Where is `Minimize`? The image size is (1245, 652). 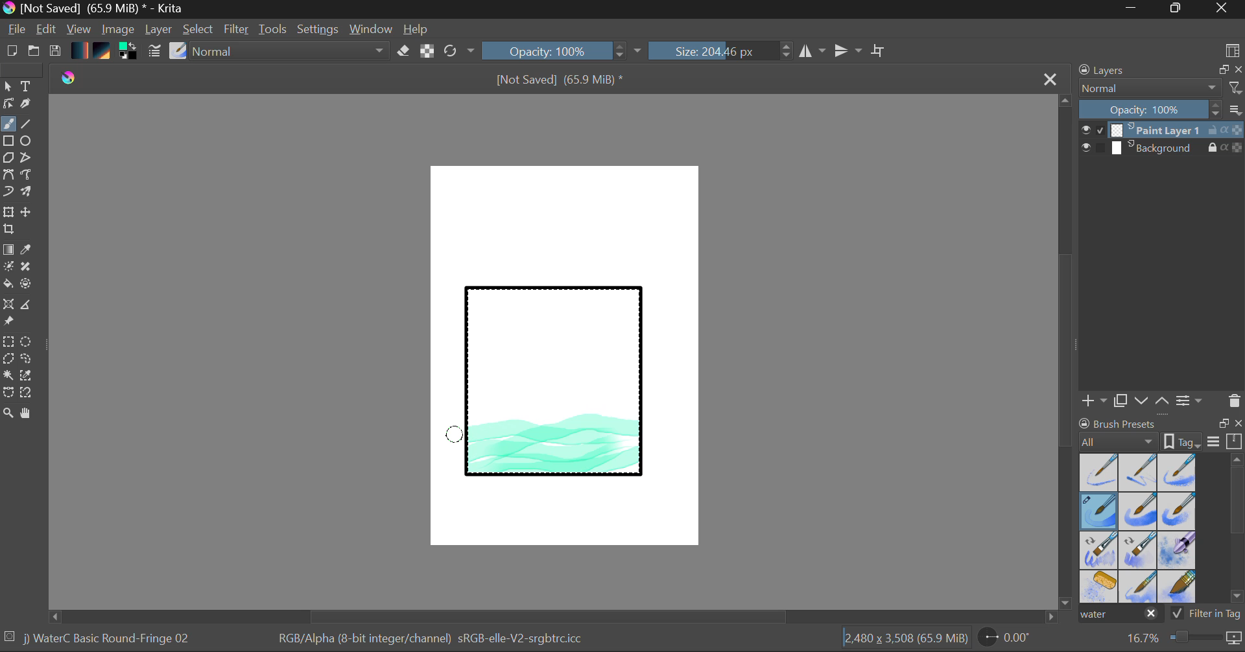
Minimize is located at coordinates (1178, 9).